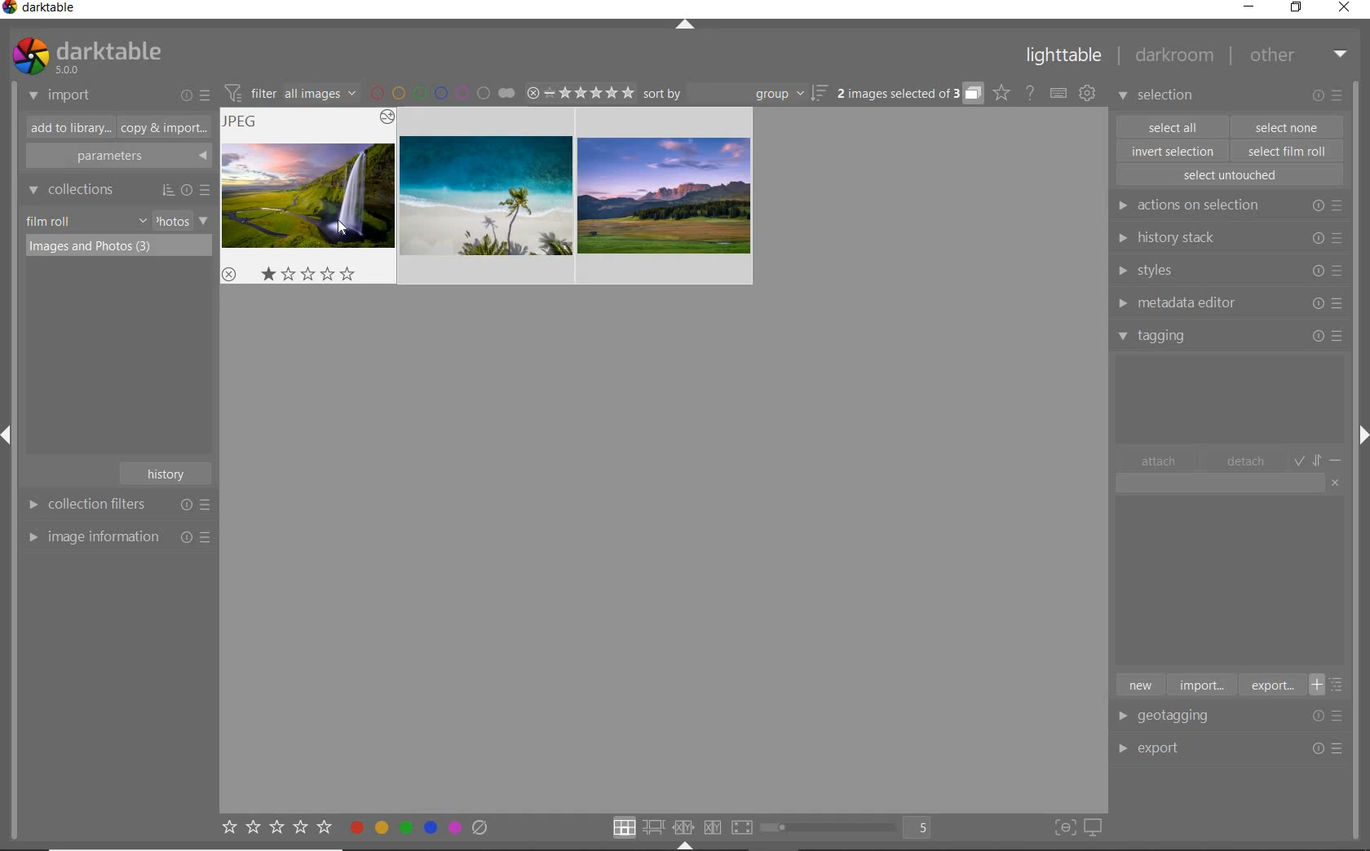 The width and height of the screenshot is (1370, 851). I want to click on range ratings of selected images, so click(580, 90).